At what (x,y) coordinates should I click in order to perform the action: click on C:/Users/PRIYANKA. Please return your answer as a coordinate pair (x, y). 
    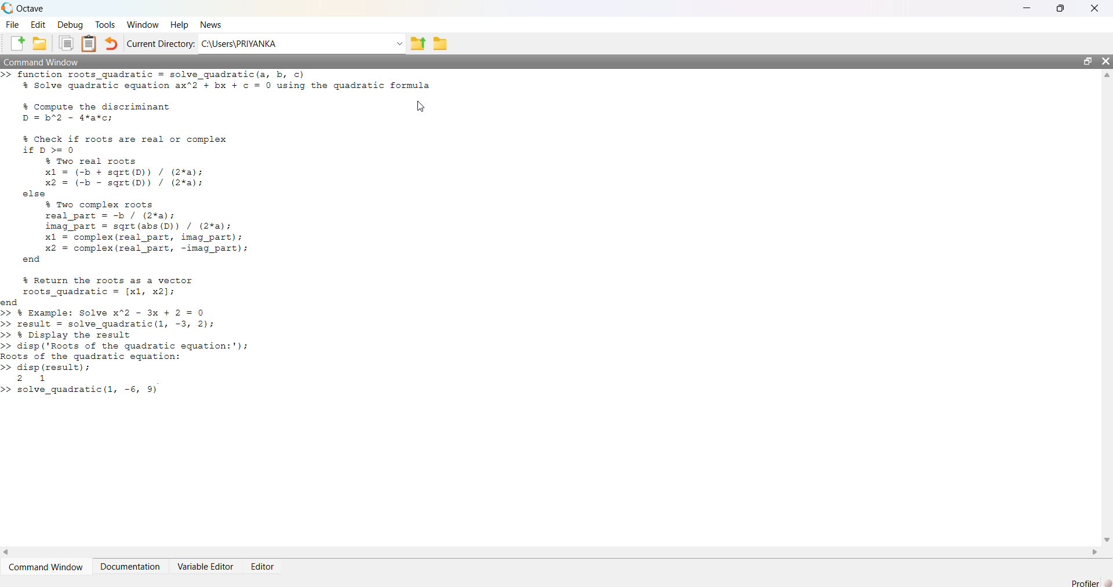
    Looking at the image, I should click on (295, 42).